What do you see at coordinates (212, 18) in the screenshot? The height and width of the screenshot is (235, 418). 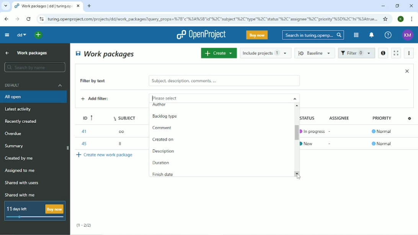 I see `Site address` at bounding box center [212, 18].